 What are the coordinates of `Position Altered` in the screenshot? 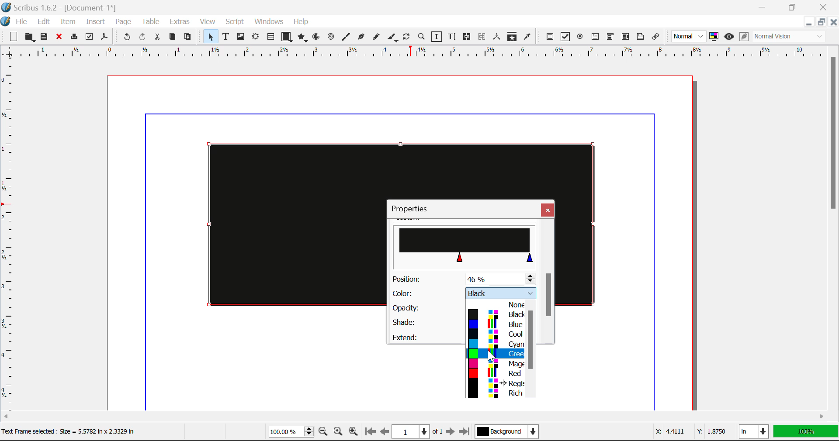 It's located at (466, 279).